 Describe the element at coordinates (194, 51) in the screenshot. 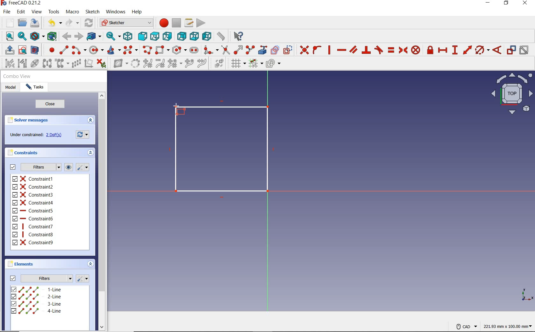

I see `create slot` at that location.